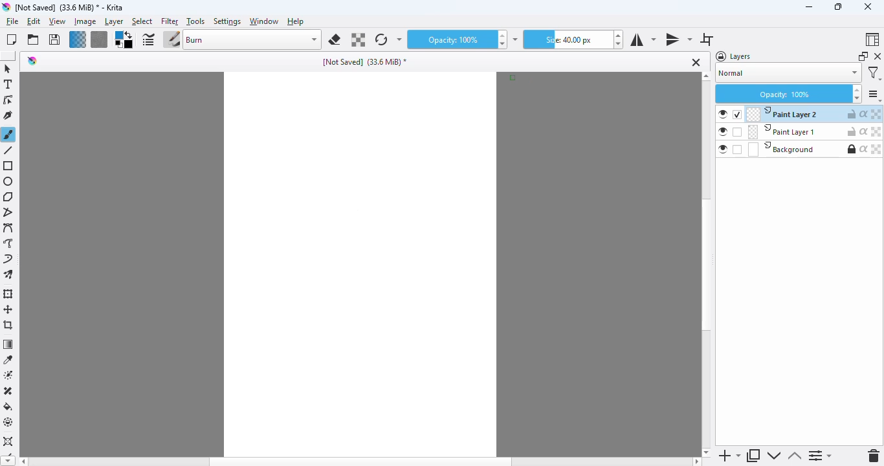  Describe the element at coordinates (9, 228) in the screenshot. I see `bezier curve tool` at that location.